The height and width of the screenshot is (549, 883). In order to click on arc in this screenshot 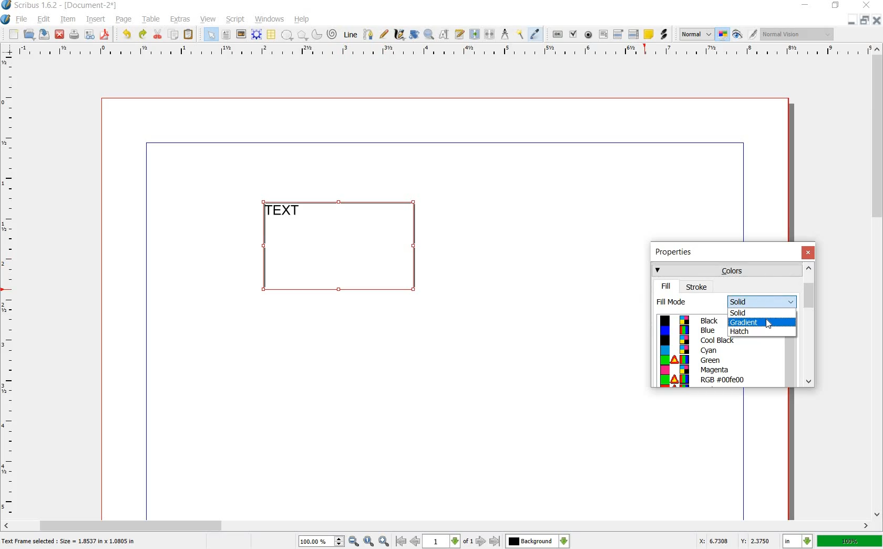, I will do `click(316, 34)`.